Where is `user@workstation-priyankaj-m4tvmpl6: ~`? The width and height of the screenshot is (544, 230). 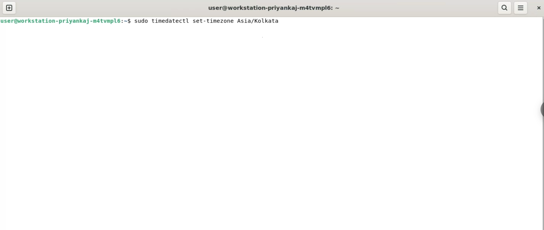 user@workstation-priyankaj-m4tvmpl6: ~ is located at coordinates (274, 8).